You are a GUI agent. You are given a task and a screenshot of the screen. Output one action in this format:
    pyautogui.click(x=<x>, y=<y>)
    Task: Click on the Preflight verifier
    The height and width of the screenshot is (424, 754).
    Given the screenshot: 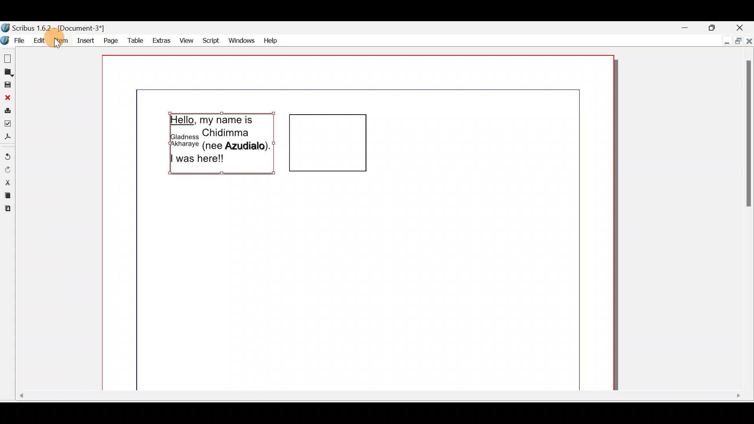 What is the action you would take?
    pyautogui.click(x=8, y=123)
    